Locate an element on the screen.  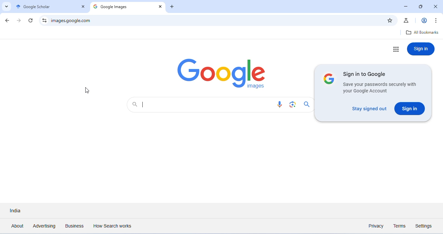
google scholar is located at coordinates (45, 7).